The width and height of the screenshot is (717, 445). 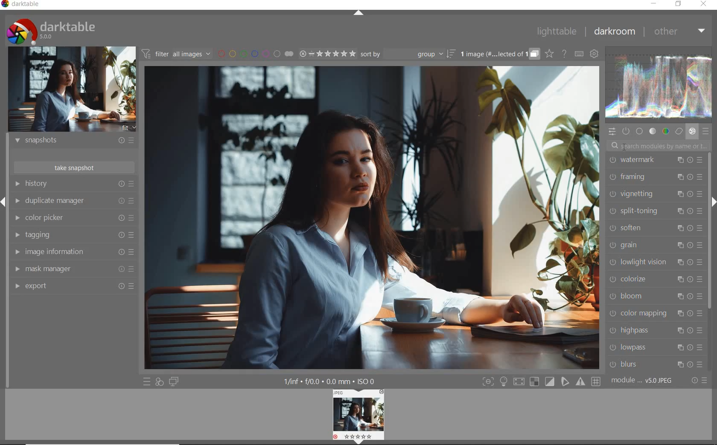 What do you see at coordinates (642, 381) in the screenshot?
I see `module..v50JPEG` at bounding box center [642, 381].